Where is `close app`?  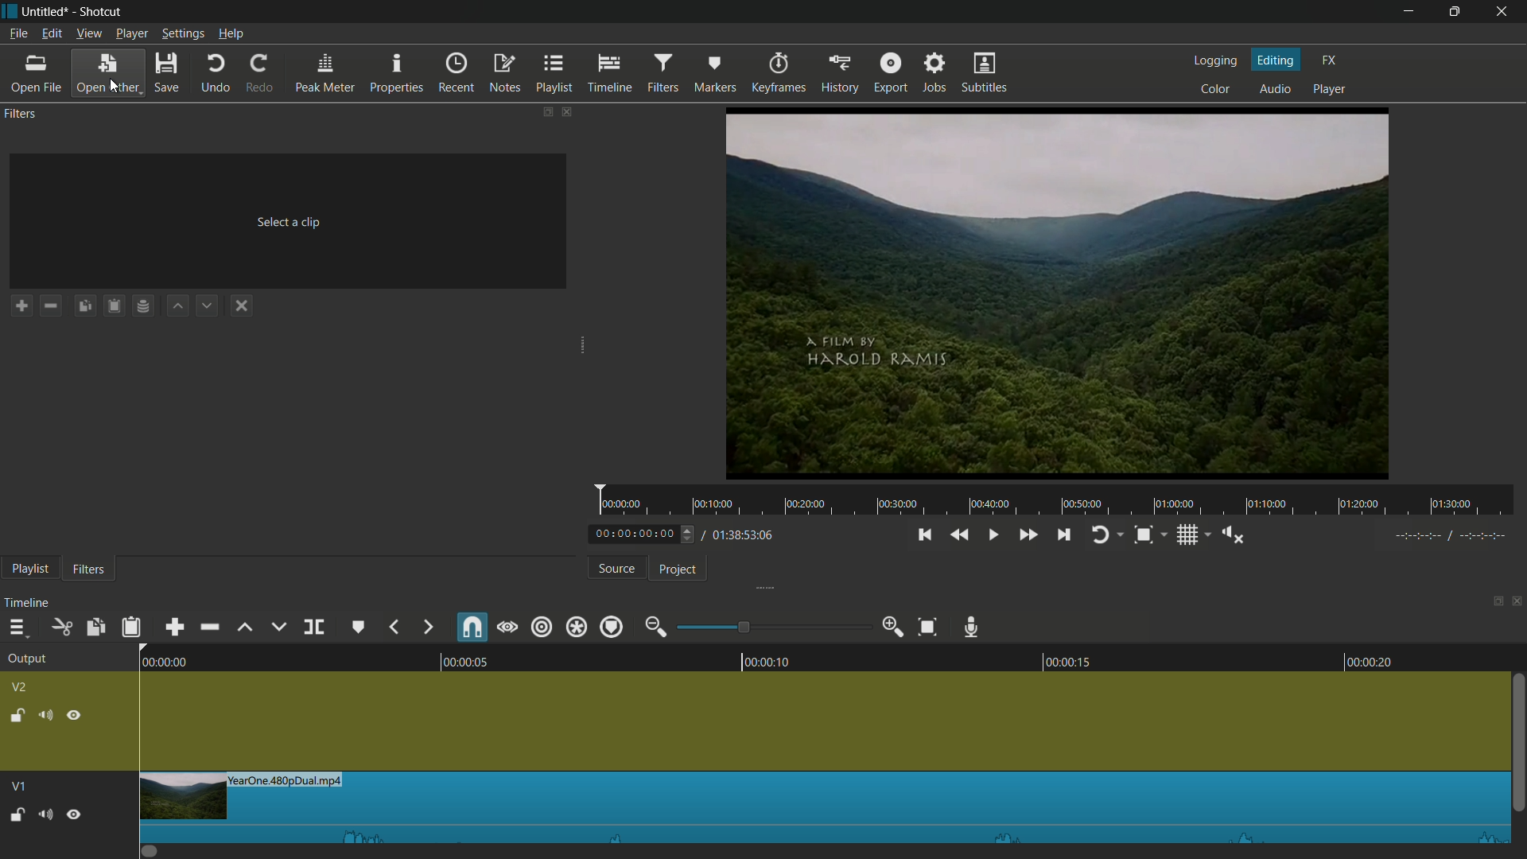 close app is located at coordinates (1504, 12).